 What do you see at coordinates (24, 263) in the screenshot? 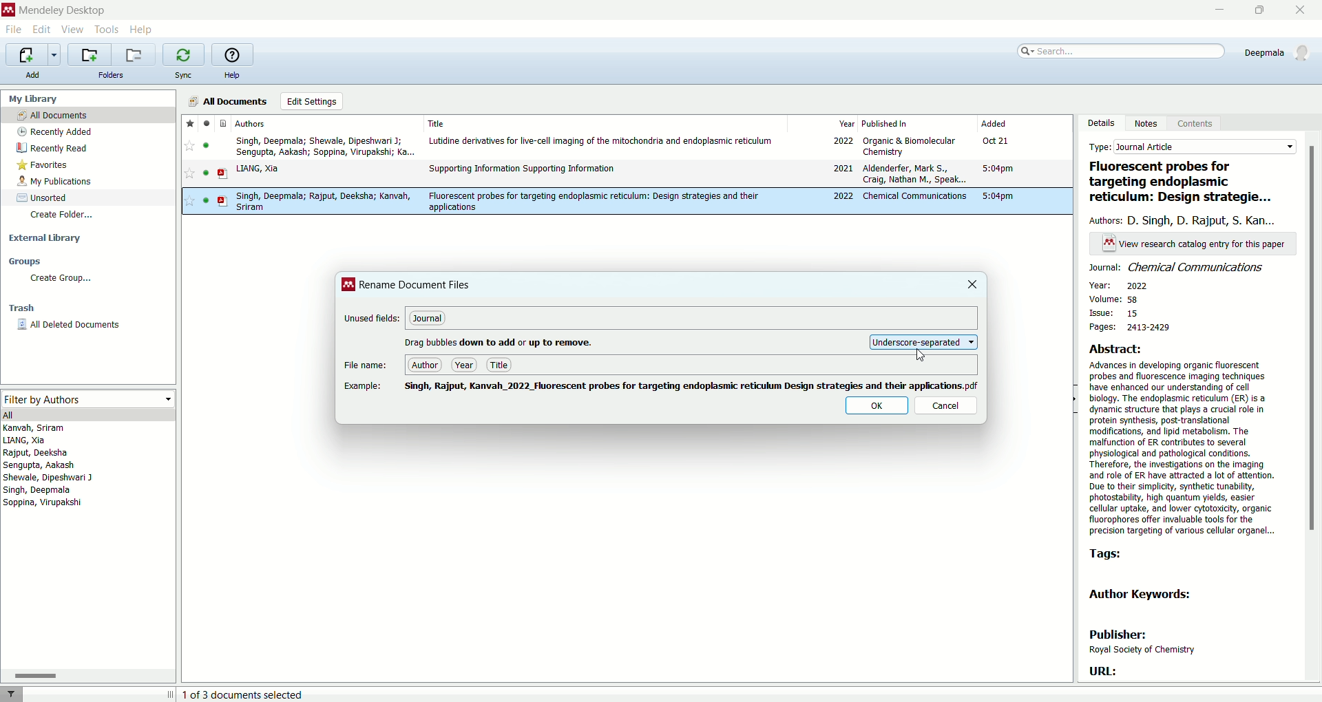
I see `groups` at bounding box center [24, 263].